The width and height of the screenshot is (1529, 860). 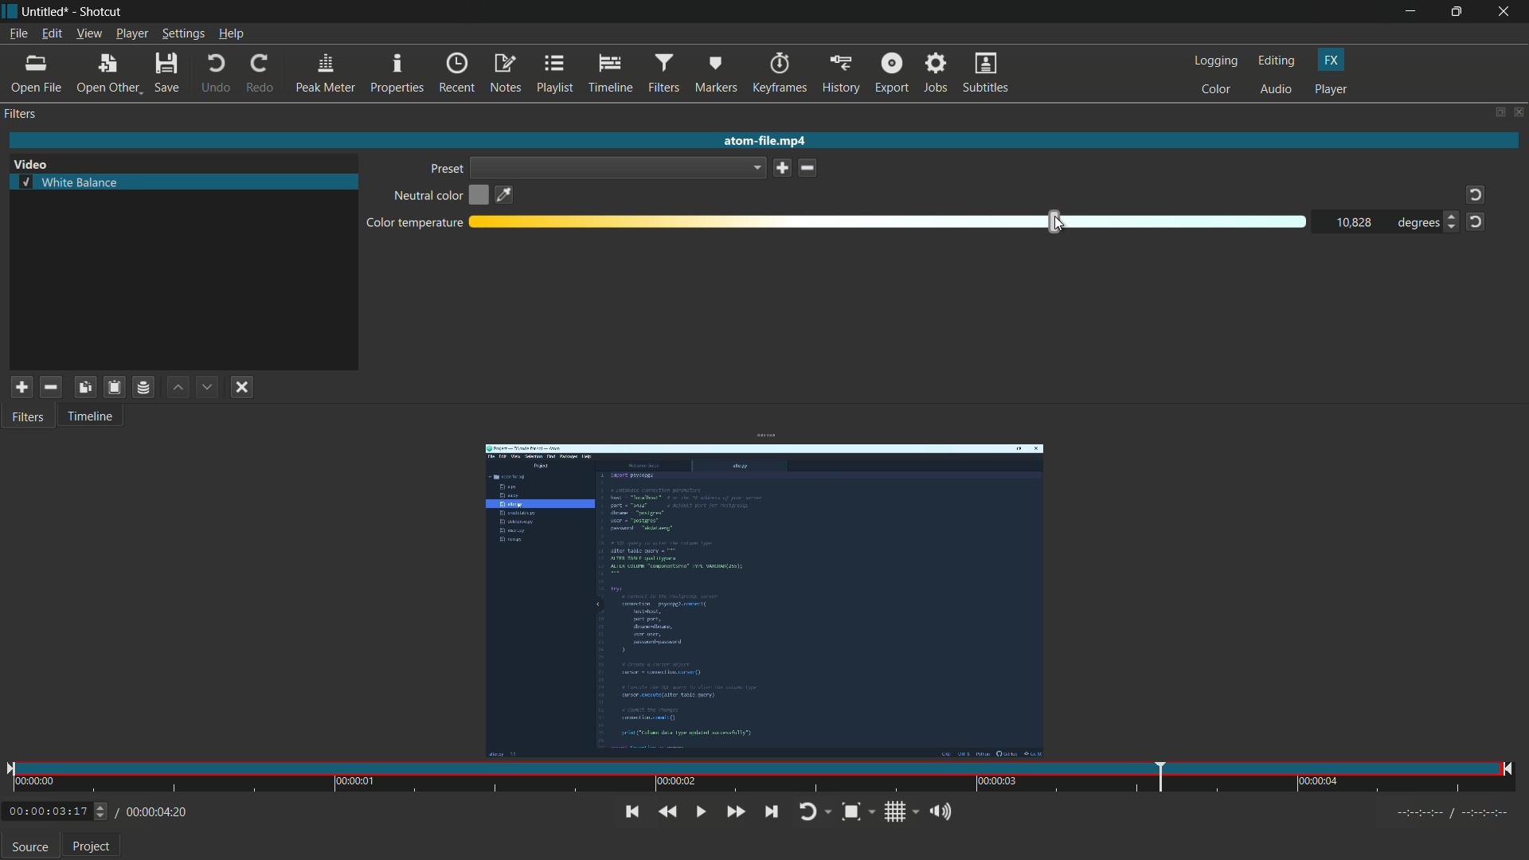 I want to click on save, so click(x=166, y=71).